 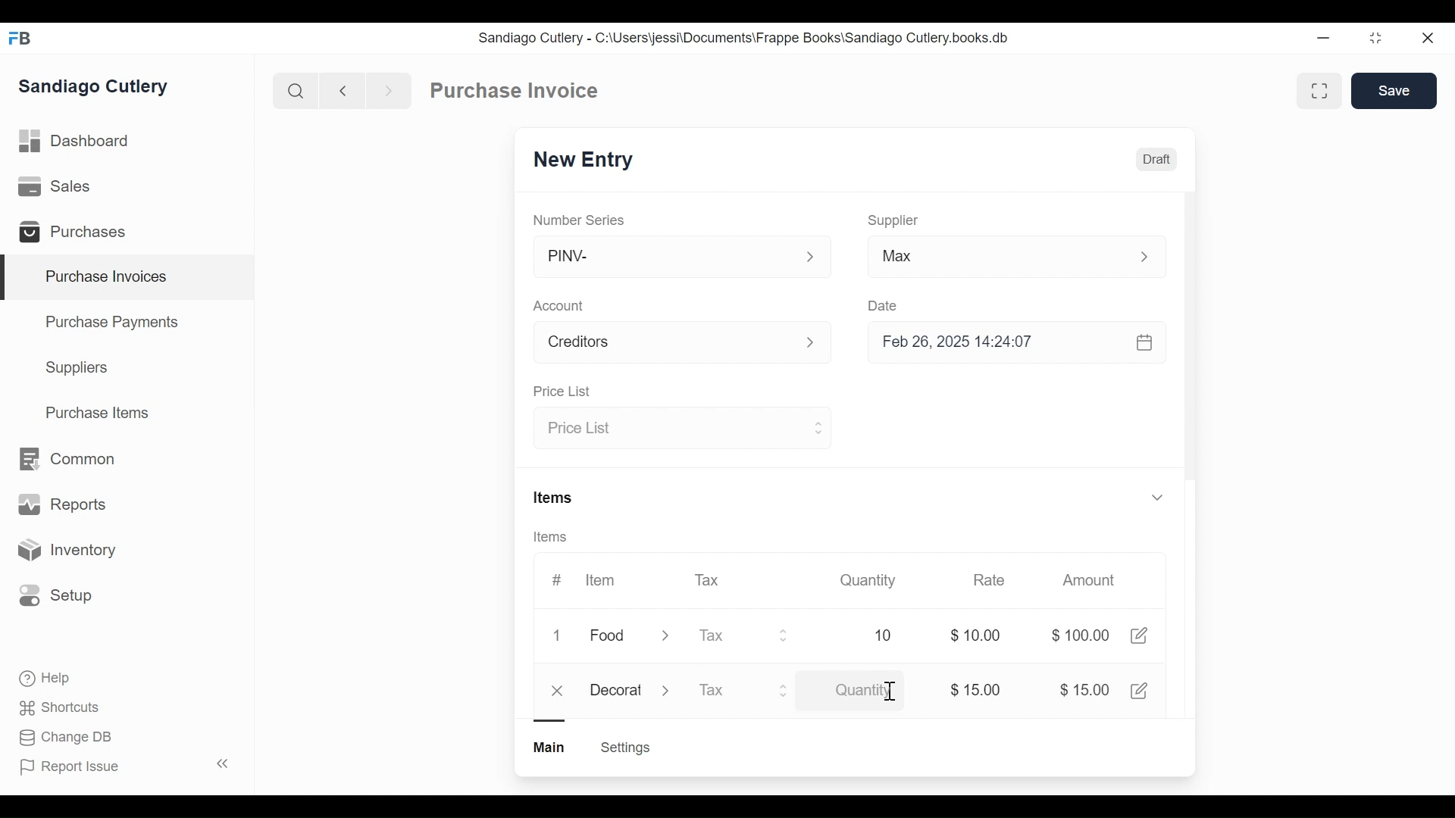 I want to click on Vertical Scroll bar, so click(x=1190, y=357).